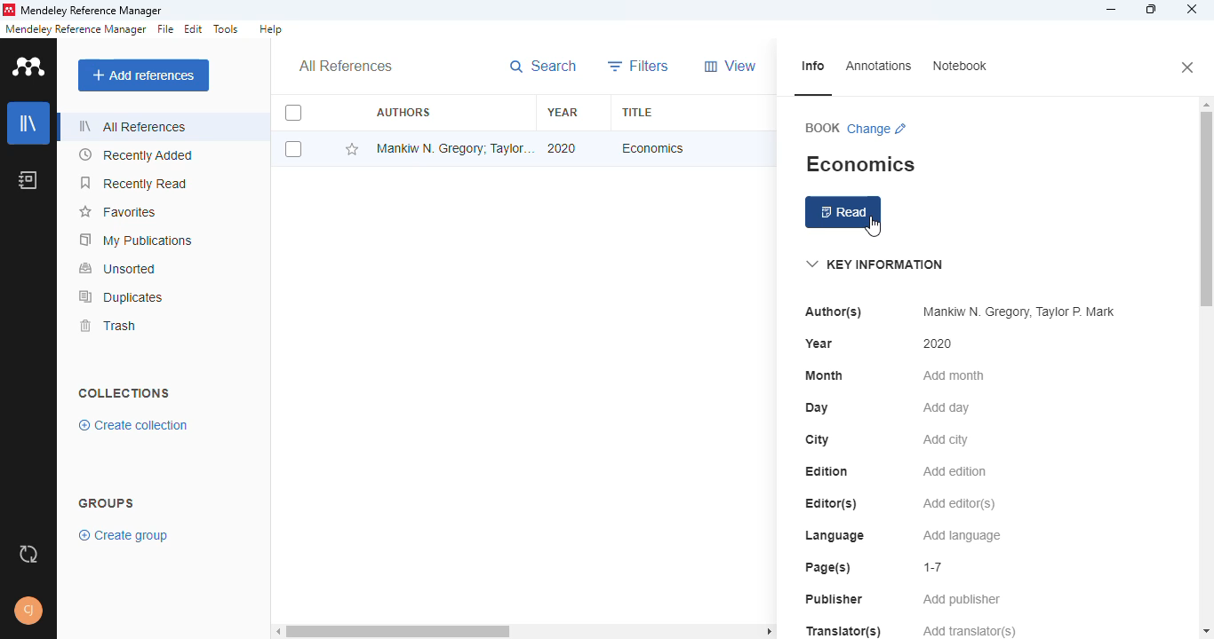 This screenshot has width=1214, height=639. Describe the element at coordinates (271, 29) in the screenshot. I see `help` at that location.